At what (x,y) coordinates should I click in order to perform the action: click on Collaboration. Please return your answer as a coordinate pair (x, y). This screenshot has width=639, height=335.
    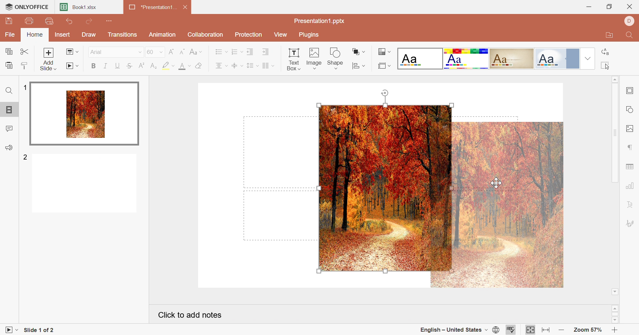
    Looking at the image, I should click on (205, 36).